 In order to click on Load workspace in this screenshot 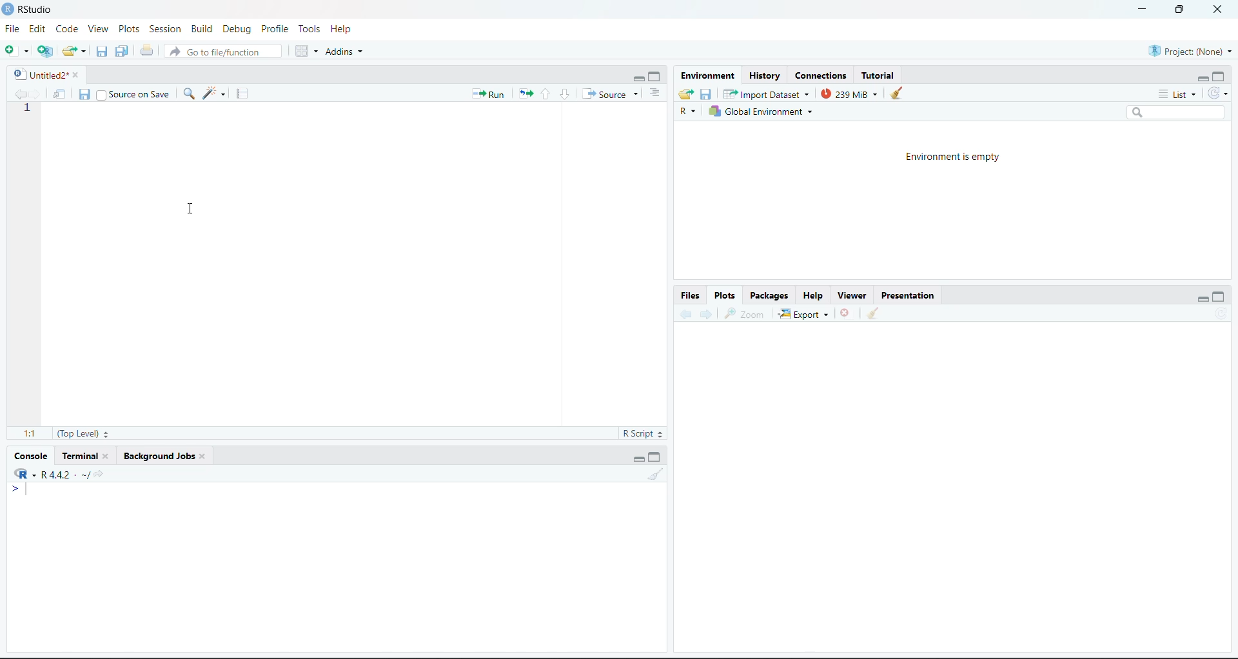, I will do `click(686, 96)`.